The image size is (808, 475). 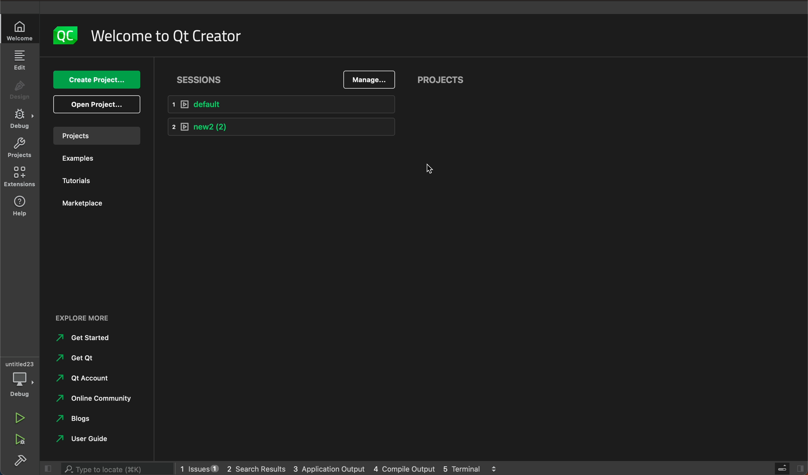 What do you see at coordinates (82, 379) in the screenshot?
I see `qt account` at bounding box center [82, 379].